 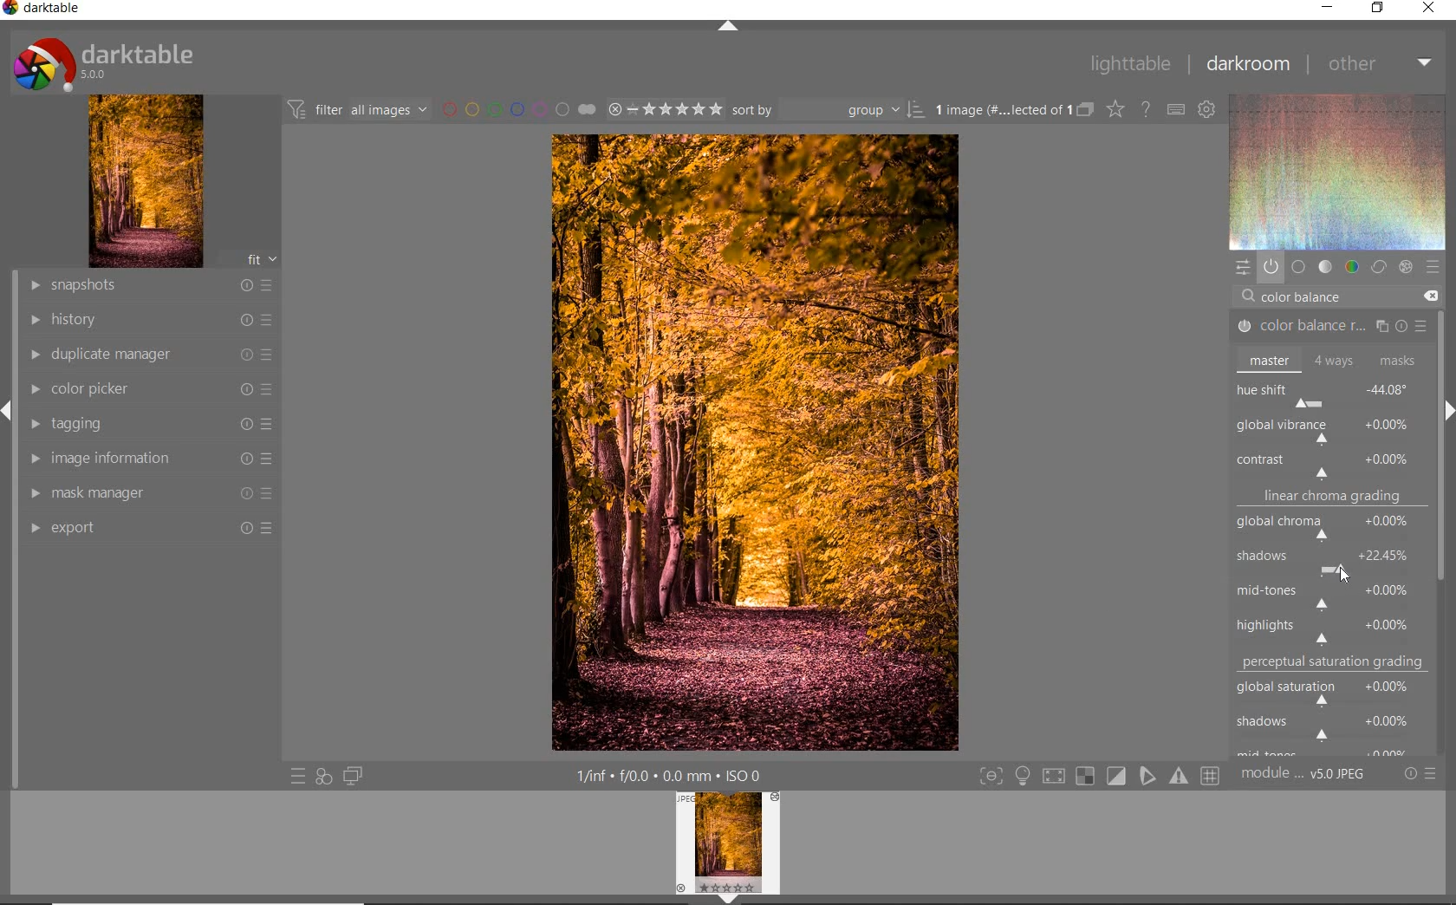 I want to click on other interface detail, so click(x=672, y=776).